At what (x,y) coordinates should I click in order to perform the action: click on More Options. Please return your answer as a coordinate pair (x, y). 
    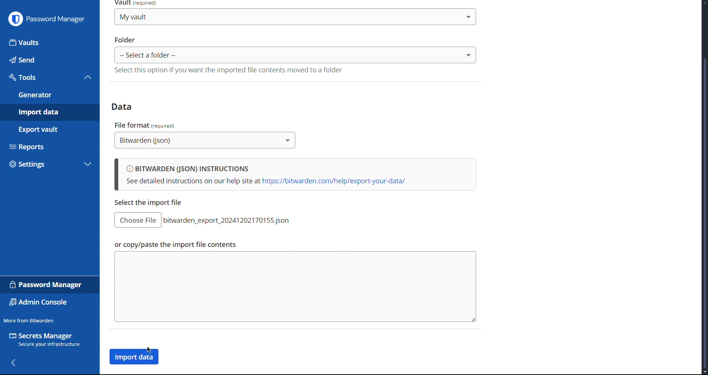
    Looking at the image, I should click on (658, 18).